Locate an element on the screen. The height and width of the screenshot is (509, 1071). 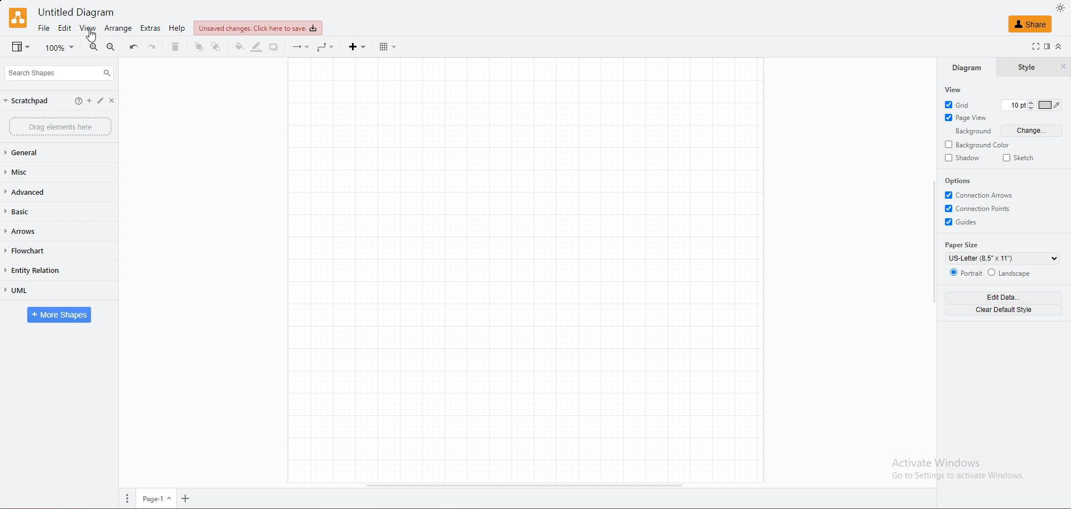
portrait is located at coordinates (965, 273).